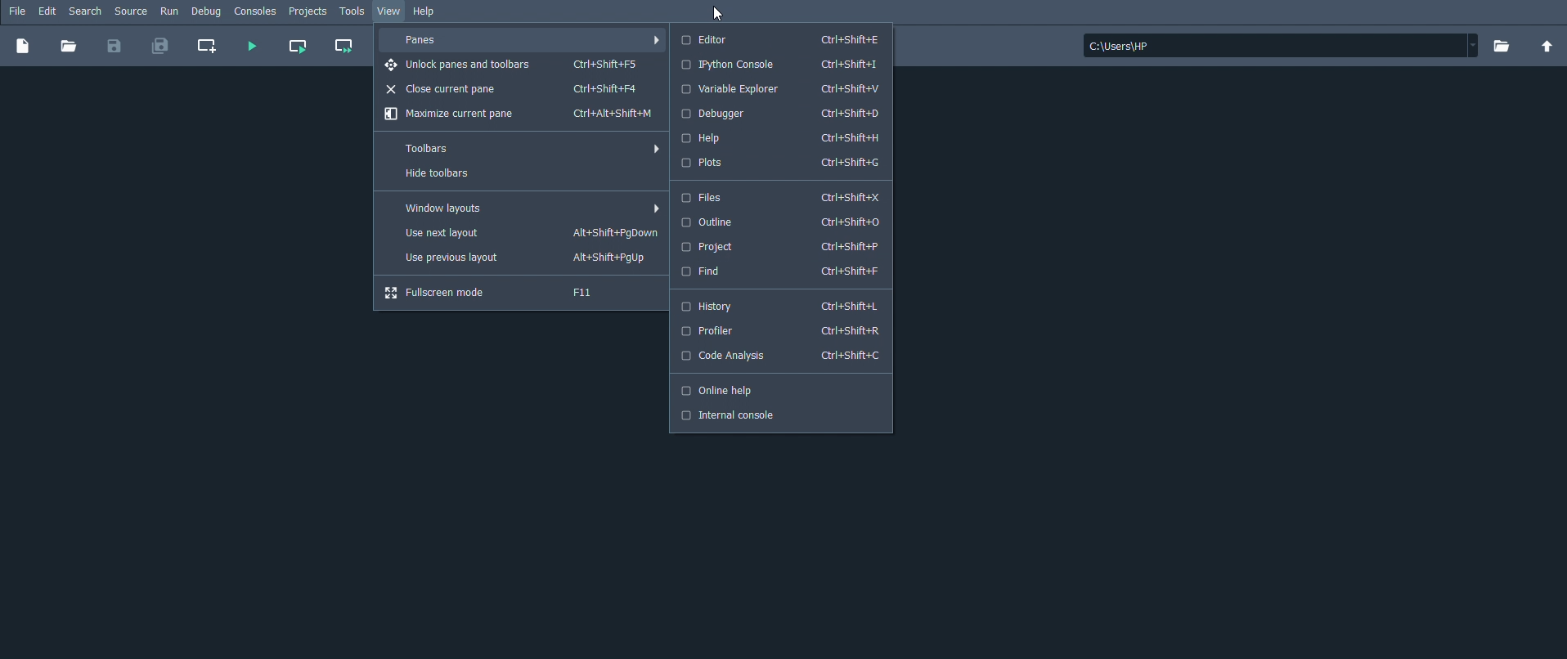  What do you see at coordinates (786, 88) in the screenshot?
I see `Variable Explorer` at bounding box center [786, 88].